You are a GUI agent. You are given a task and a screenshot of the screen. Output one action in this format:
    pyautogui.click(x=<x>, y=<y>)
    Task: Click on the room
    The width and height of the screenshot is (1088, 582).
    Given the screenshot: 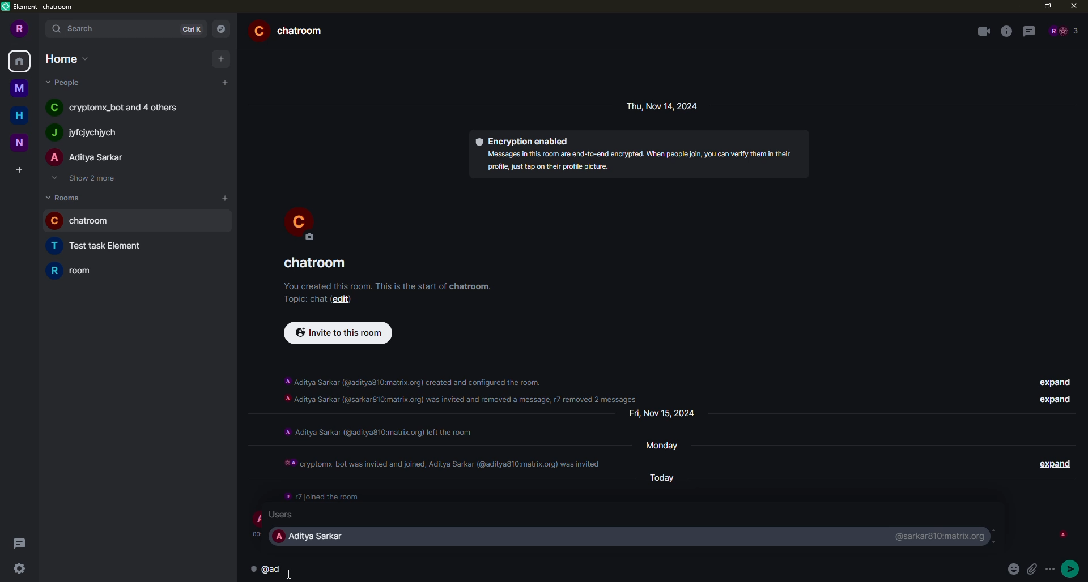 What is the action you would take?
    pyautogui.click(x=78, y=270)
    